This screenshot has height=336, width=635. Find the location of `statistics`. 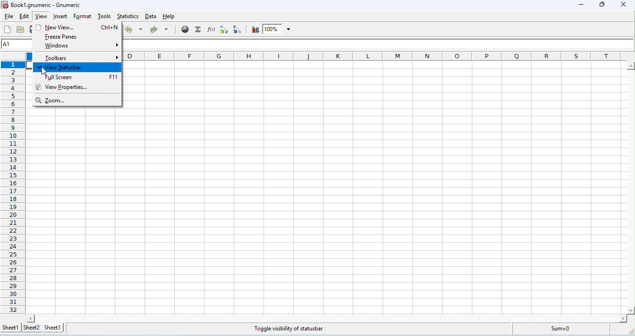

statistics is located at coordinates (128, 16).